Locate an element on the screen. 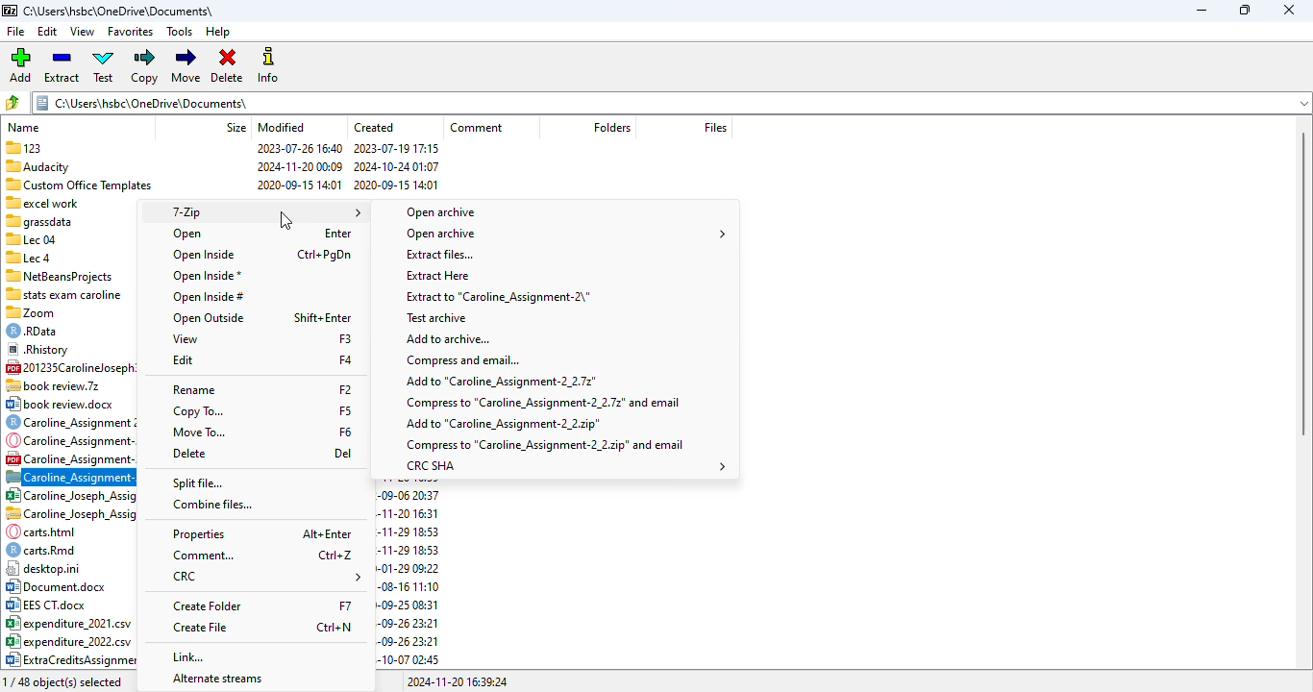  extract here is located at coordinates (438, 276).